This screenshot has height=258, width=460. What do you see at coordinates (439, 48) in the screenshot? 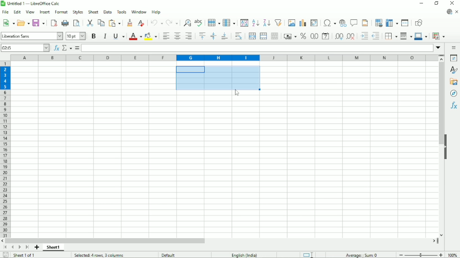
I see `Expand formula bar` at bounding box center [439, 48].